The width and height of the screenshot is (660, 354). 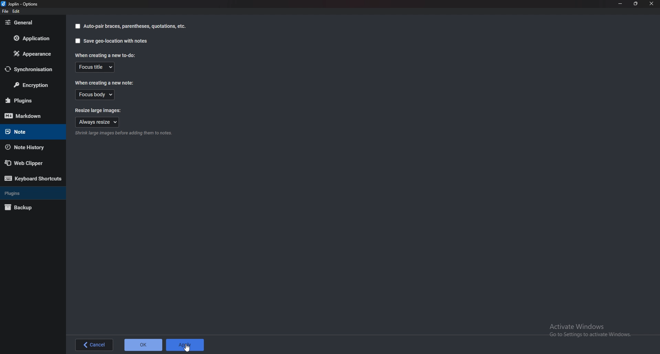 I want to click on Focus title, so click(x=95, y=67).